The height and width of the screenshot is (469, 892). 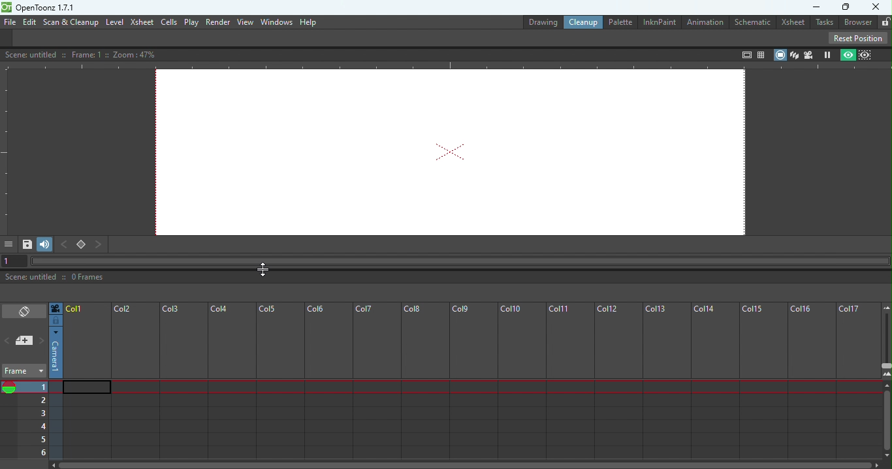 What do you see at coordinates (457, 262) in the screenshot?
I see `Horizontal scroll bar"` at bounding box center [457, 262].